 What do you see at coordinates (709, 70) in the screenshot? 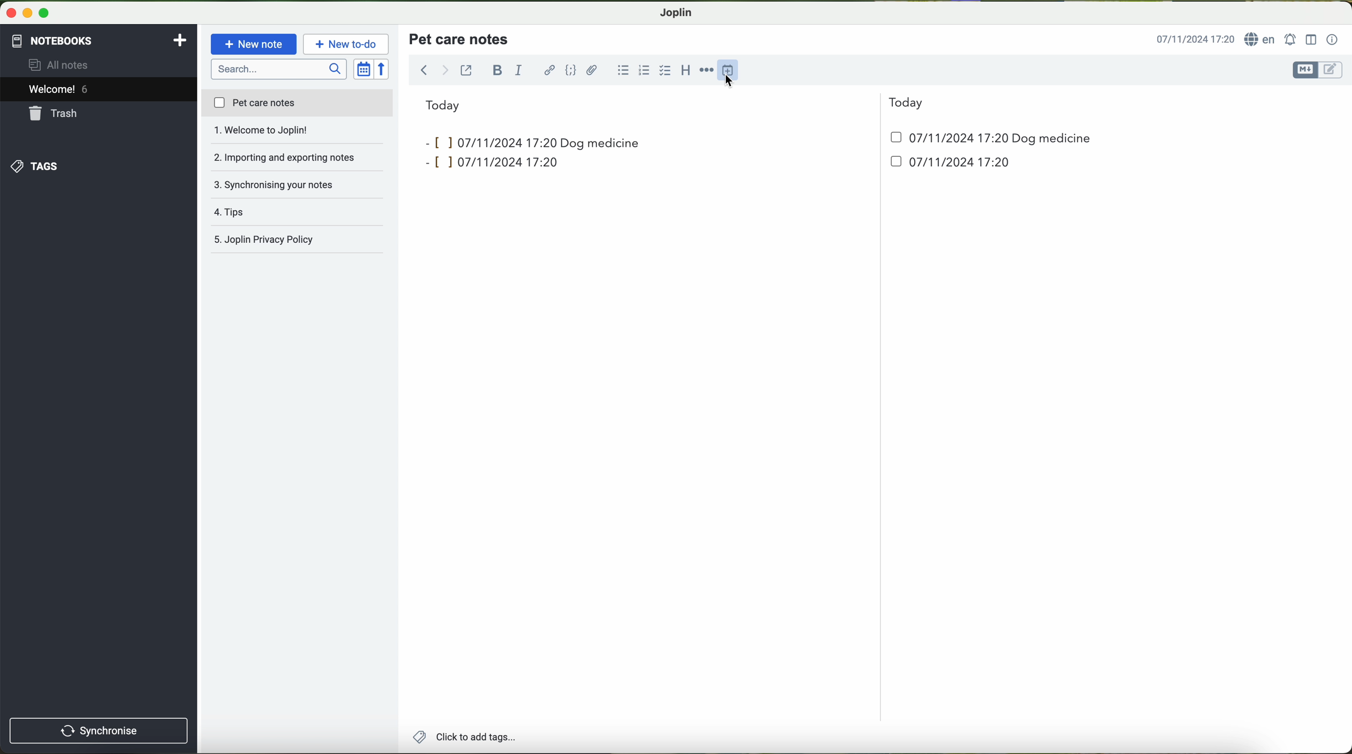
I see `horizontal rule` at bounding box center [709, 70].